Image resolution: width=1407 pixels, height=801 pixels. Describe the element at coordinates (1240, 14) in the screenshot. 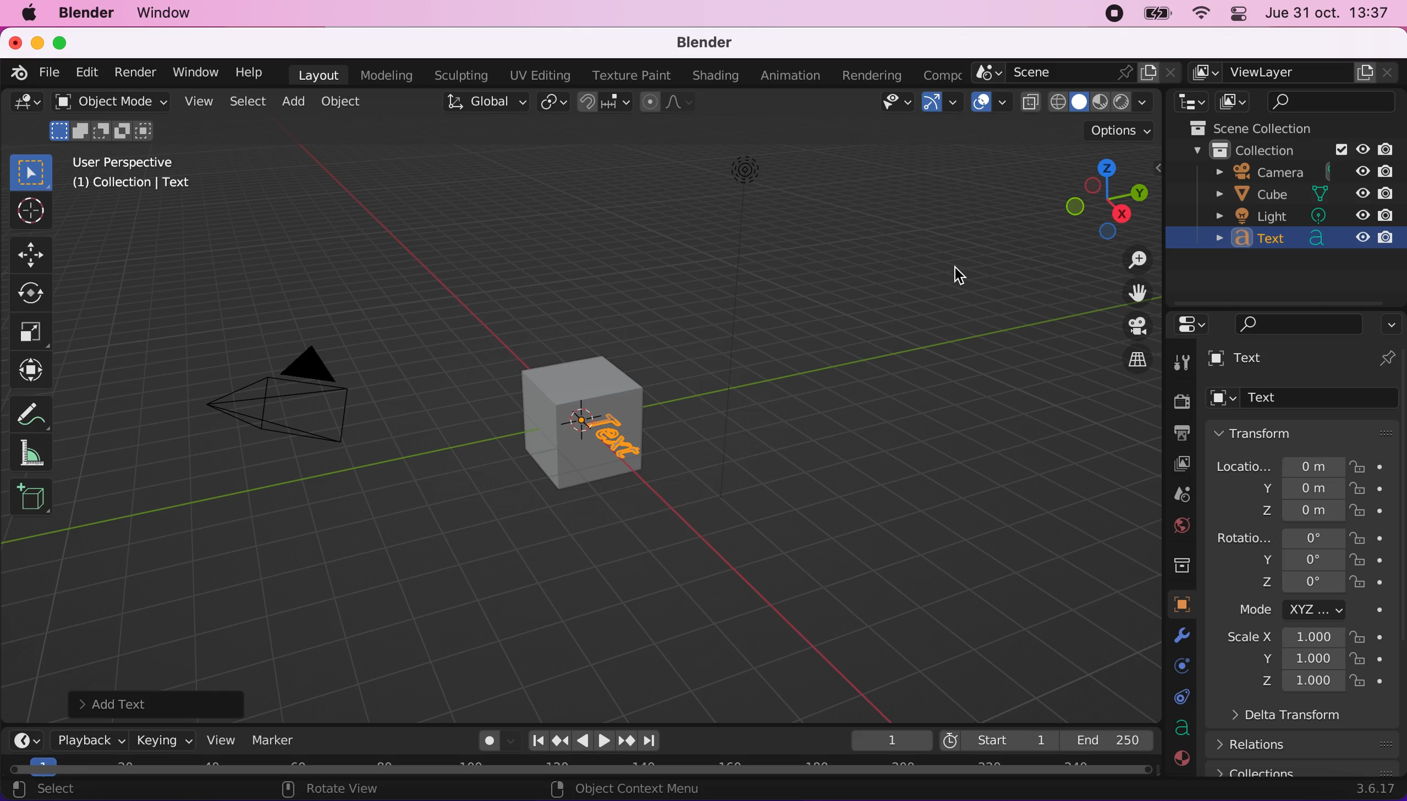

I see `panel control` at that location.